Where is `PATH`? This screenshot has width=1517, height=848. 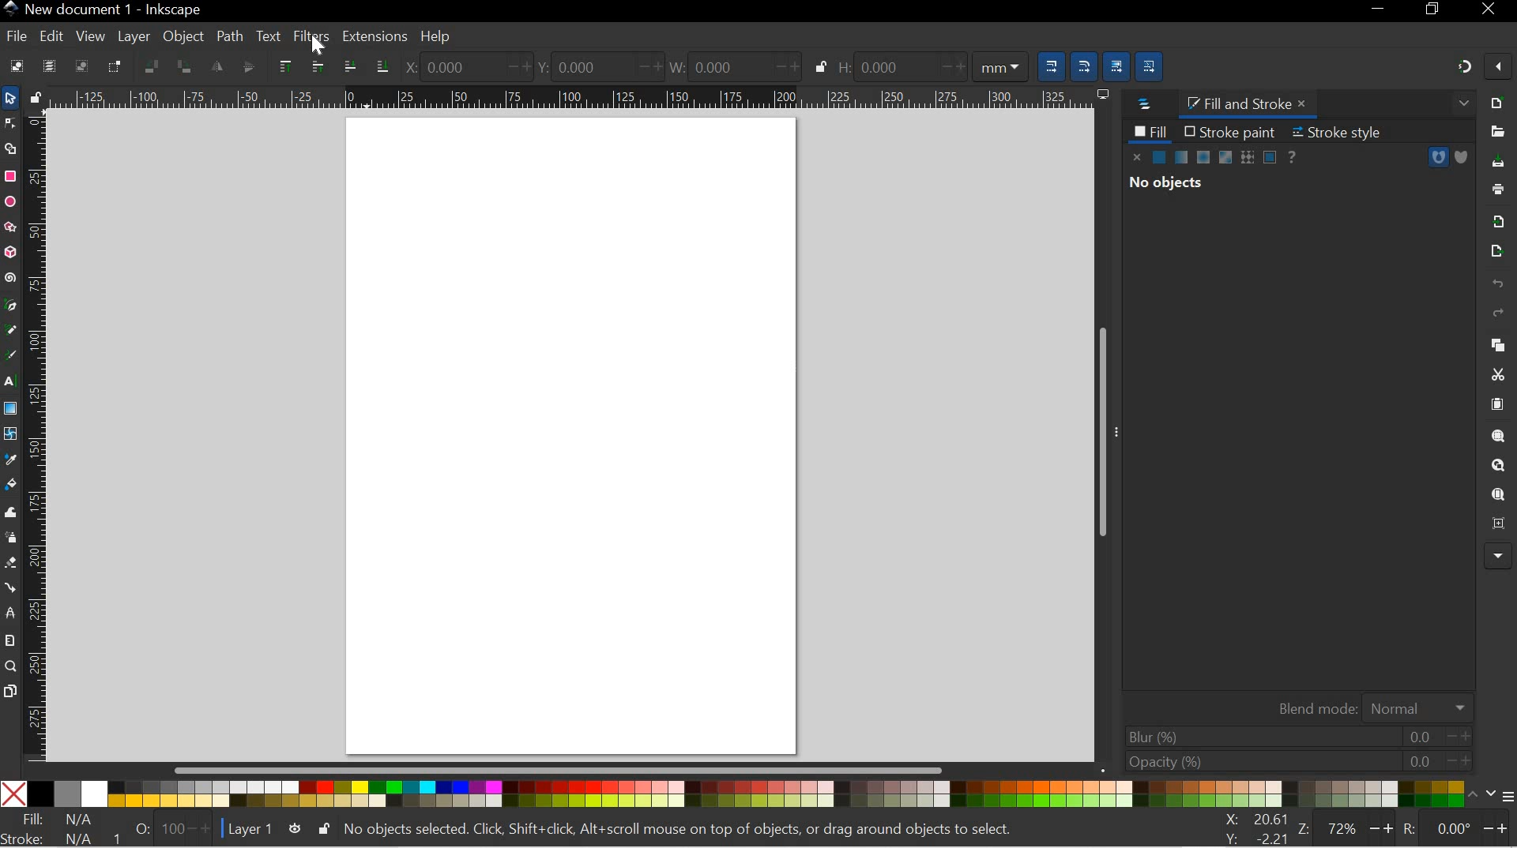
PATH is located at coordinates (1438, 157).